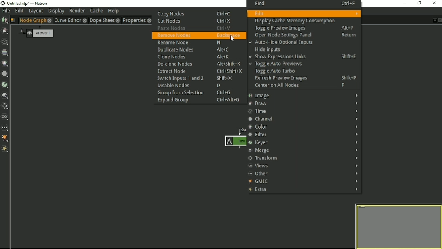 Image resolution: width=442 pixels, height=249 pixels. I want to click on Auto-Hide Optional Inputs, so click(281, 43).